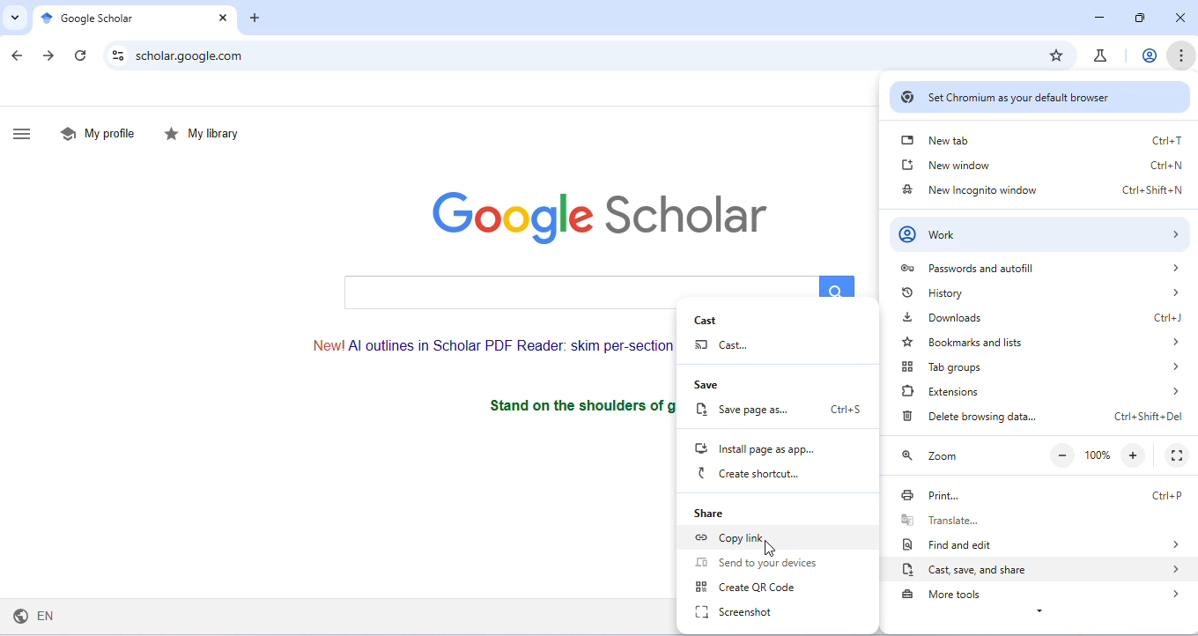  What do you see at coordinates (1135, 455) in the screenshot?
I see `zoom in` at bounding box center [1135, 455].